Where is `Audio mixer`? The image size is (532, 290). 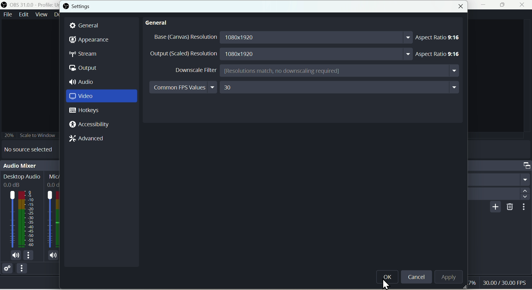
Audio mixer is located at coordinates (30, 165).